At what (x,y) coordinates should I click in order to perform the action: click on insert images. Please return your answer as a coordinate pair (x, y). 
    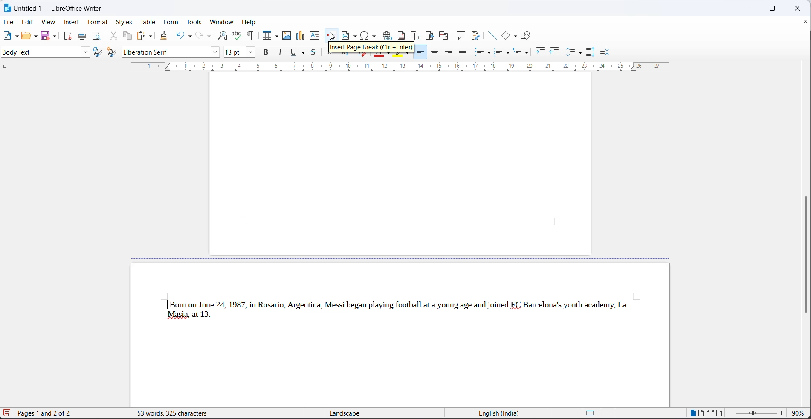
    Looking at the image, I should click on (287, 36).